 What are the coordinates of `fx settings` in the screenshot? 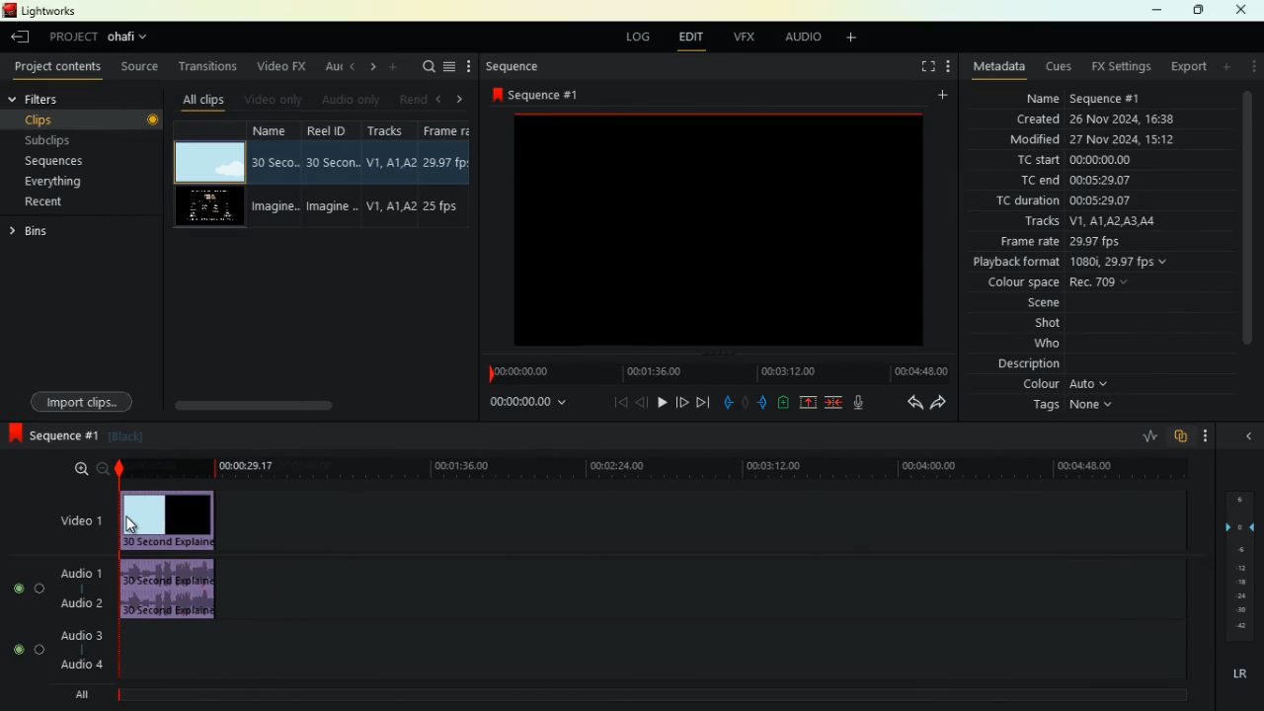 It's located at (1116, 67).